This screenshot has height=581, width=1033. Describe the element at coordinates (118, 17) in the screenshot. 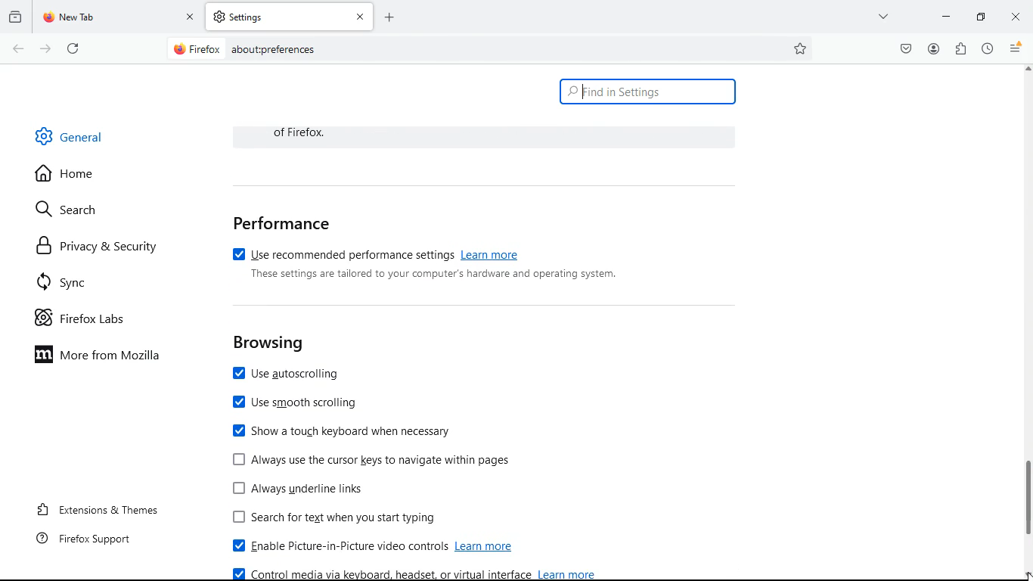

I see `tab` at that location.